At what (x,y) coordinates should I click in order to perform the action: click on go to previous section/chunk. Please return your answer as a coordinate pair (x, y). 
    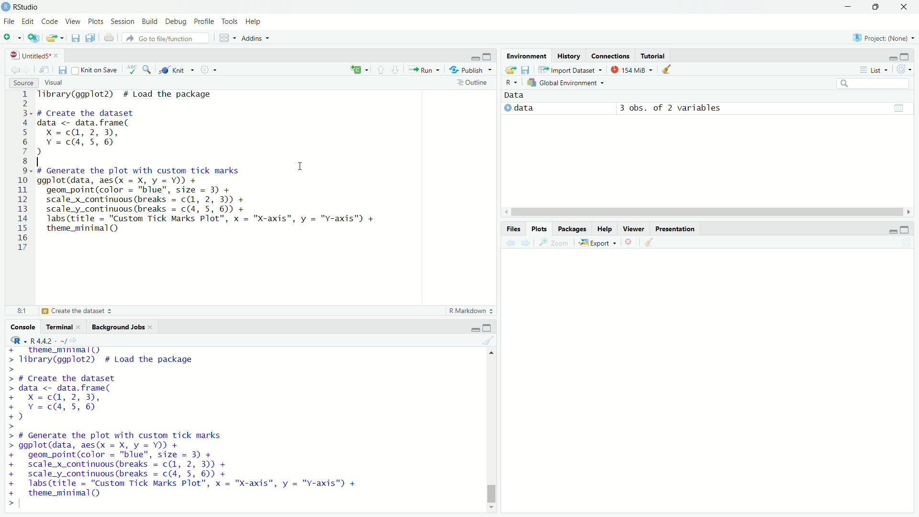
    Looking at the image, I should click on (380, 69).